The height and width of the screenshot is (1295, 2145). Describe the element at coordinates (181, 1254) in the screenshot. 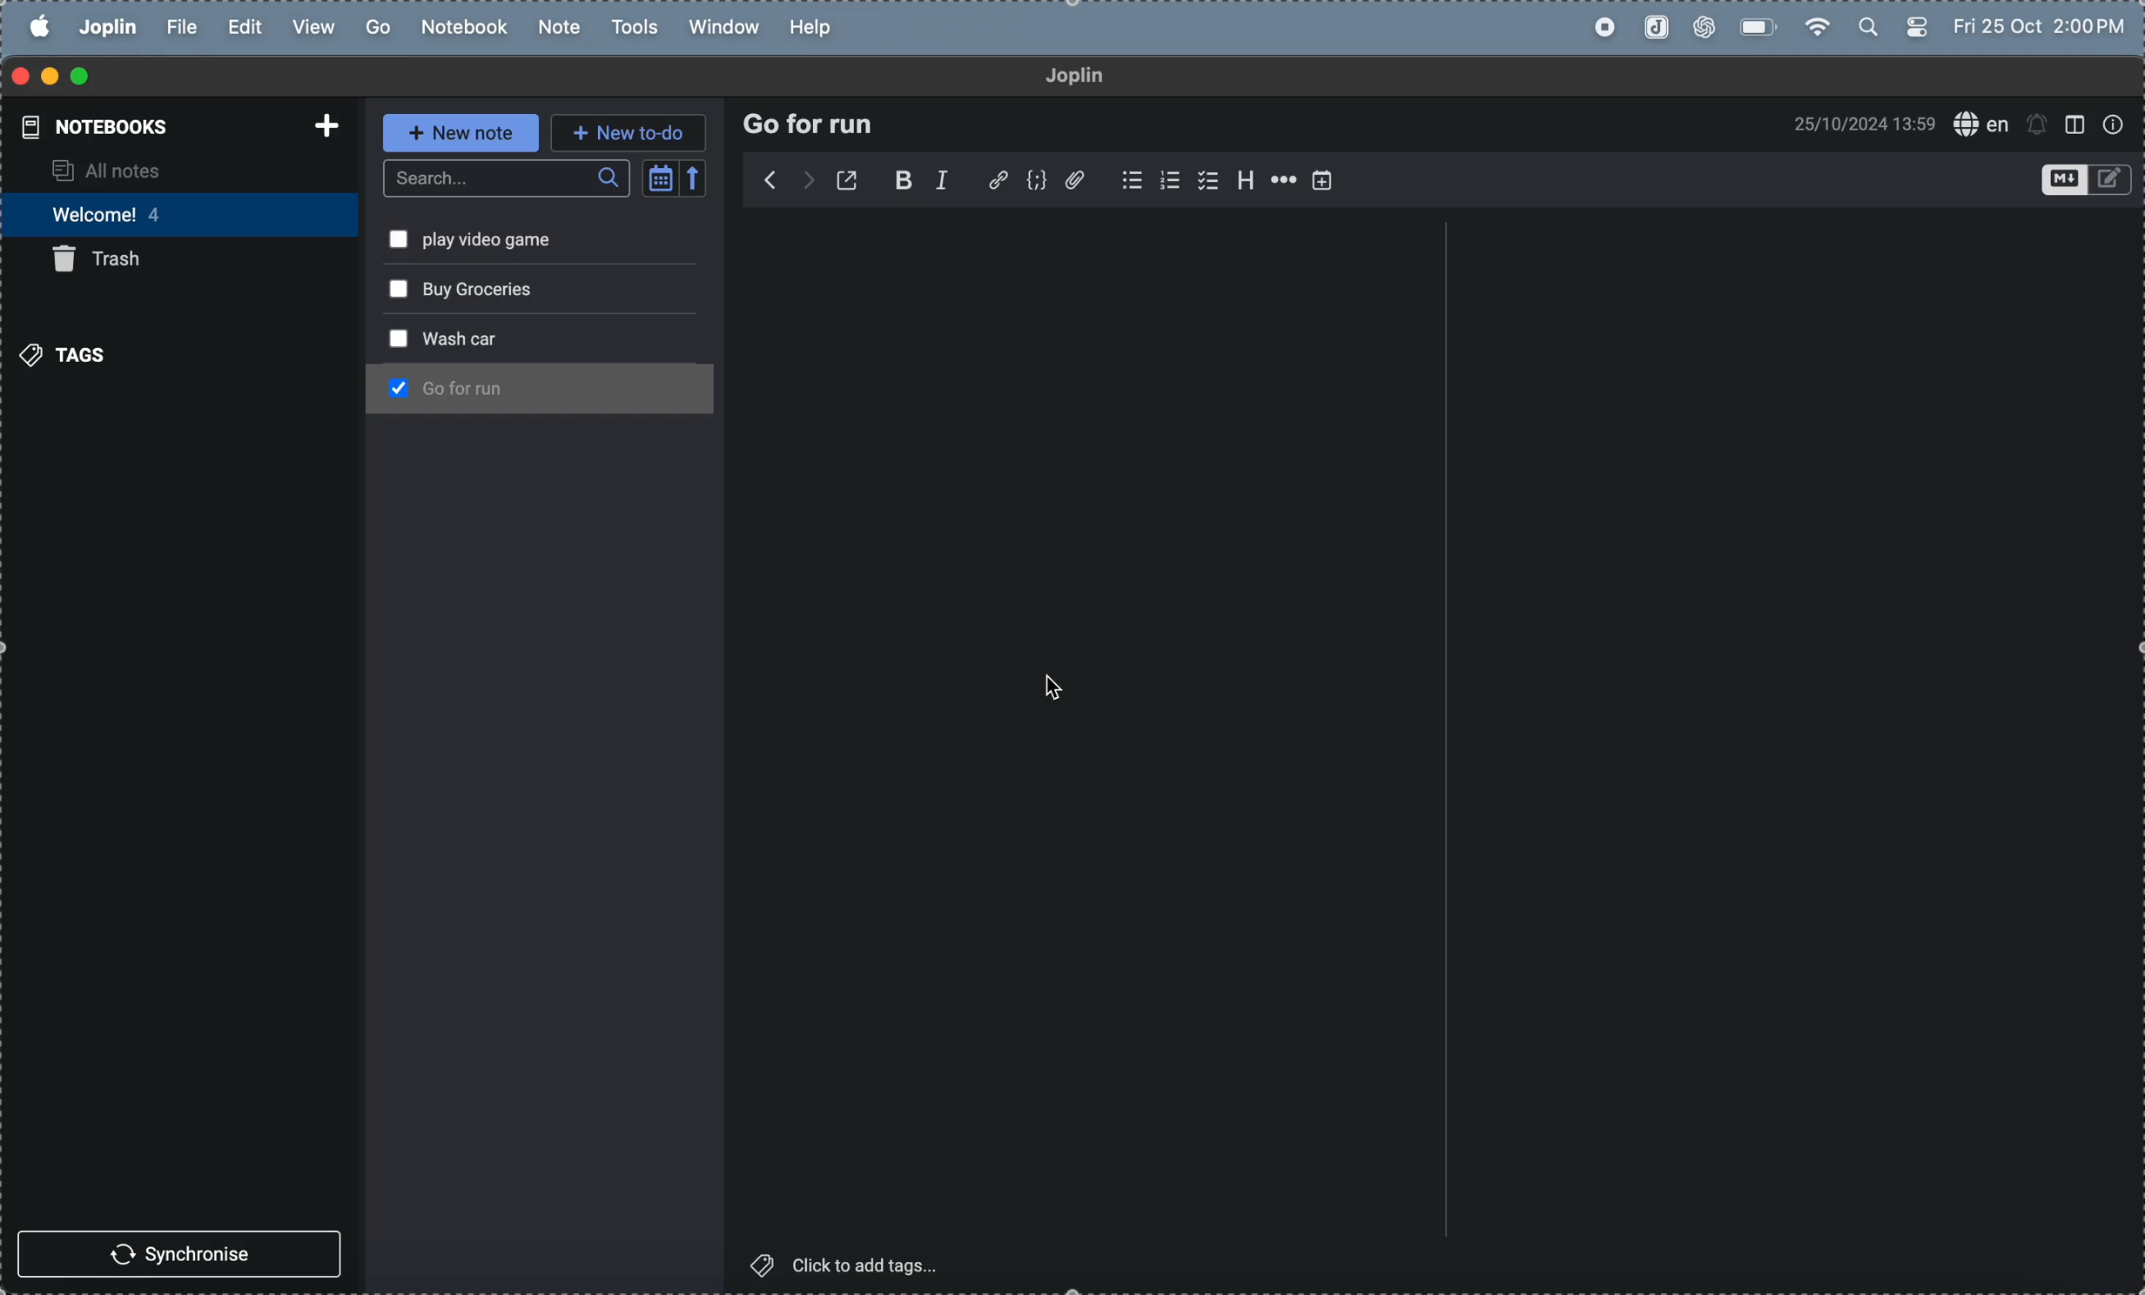

I see `synchronise` at that location.